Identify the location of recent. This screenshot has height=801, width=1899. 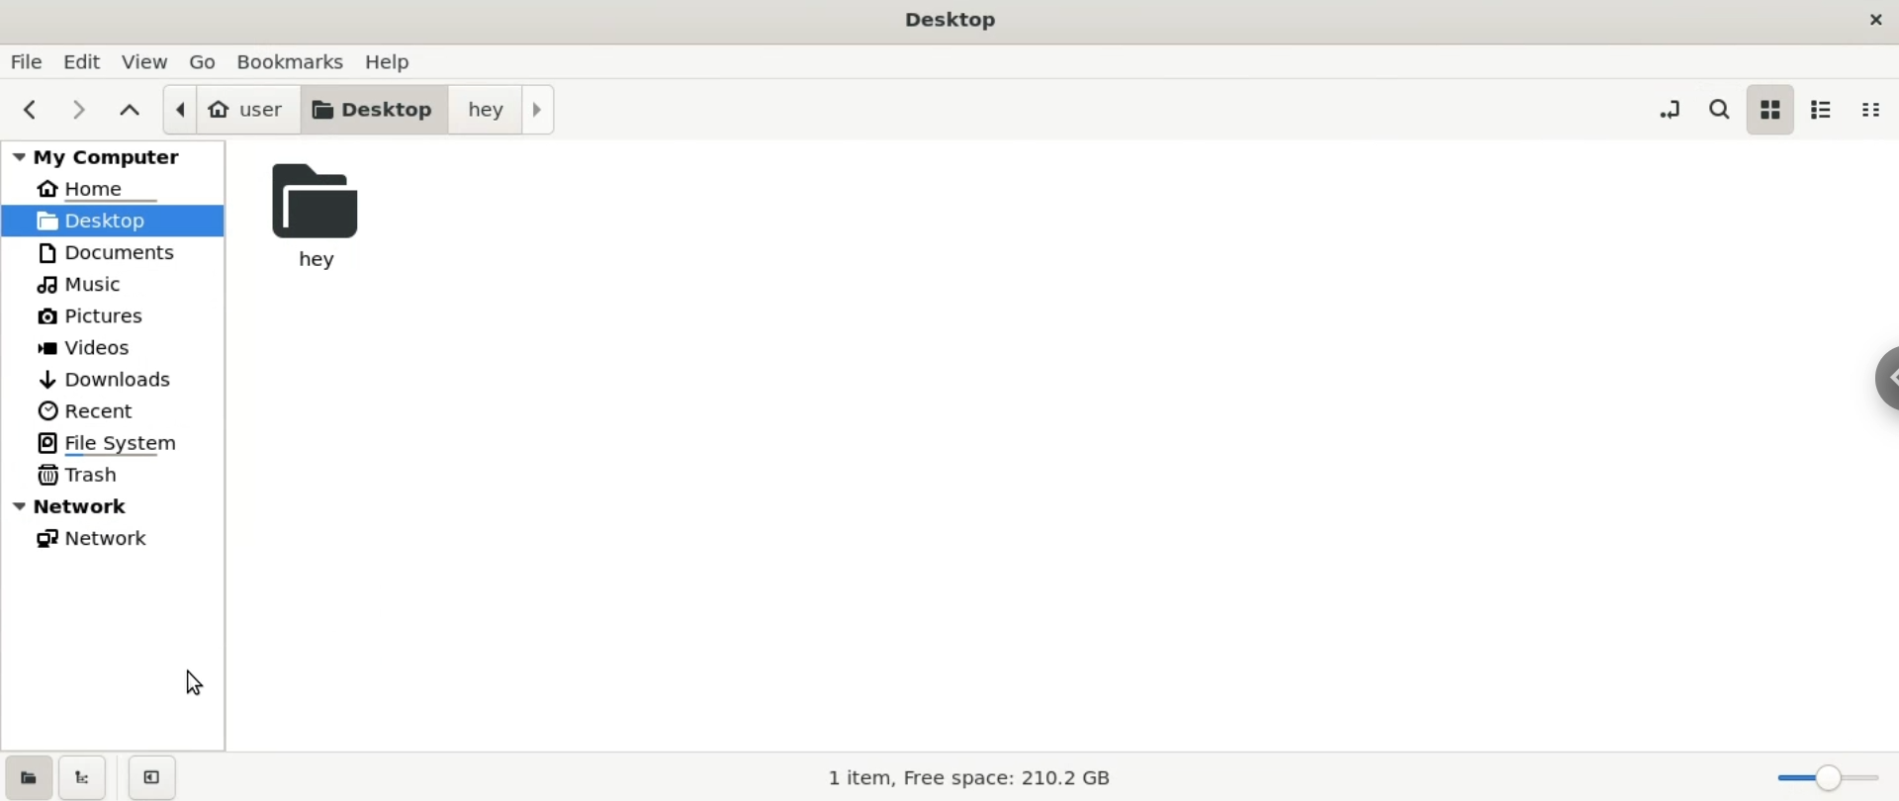
(90, 410).